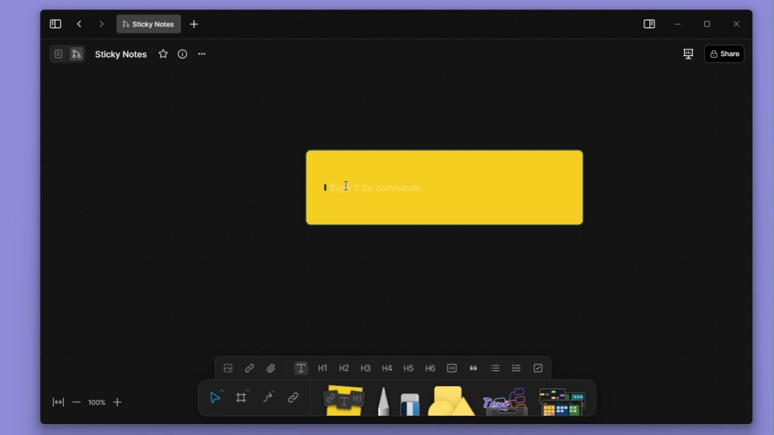  What do you see at coordinates (200, 26) in the screenshot?
I see `new tab` at bounding box center [200, 26].